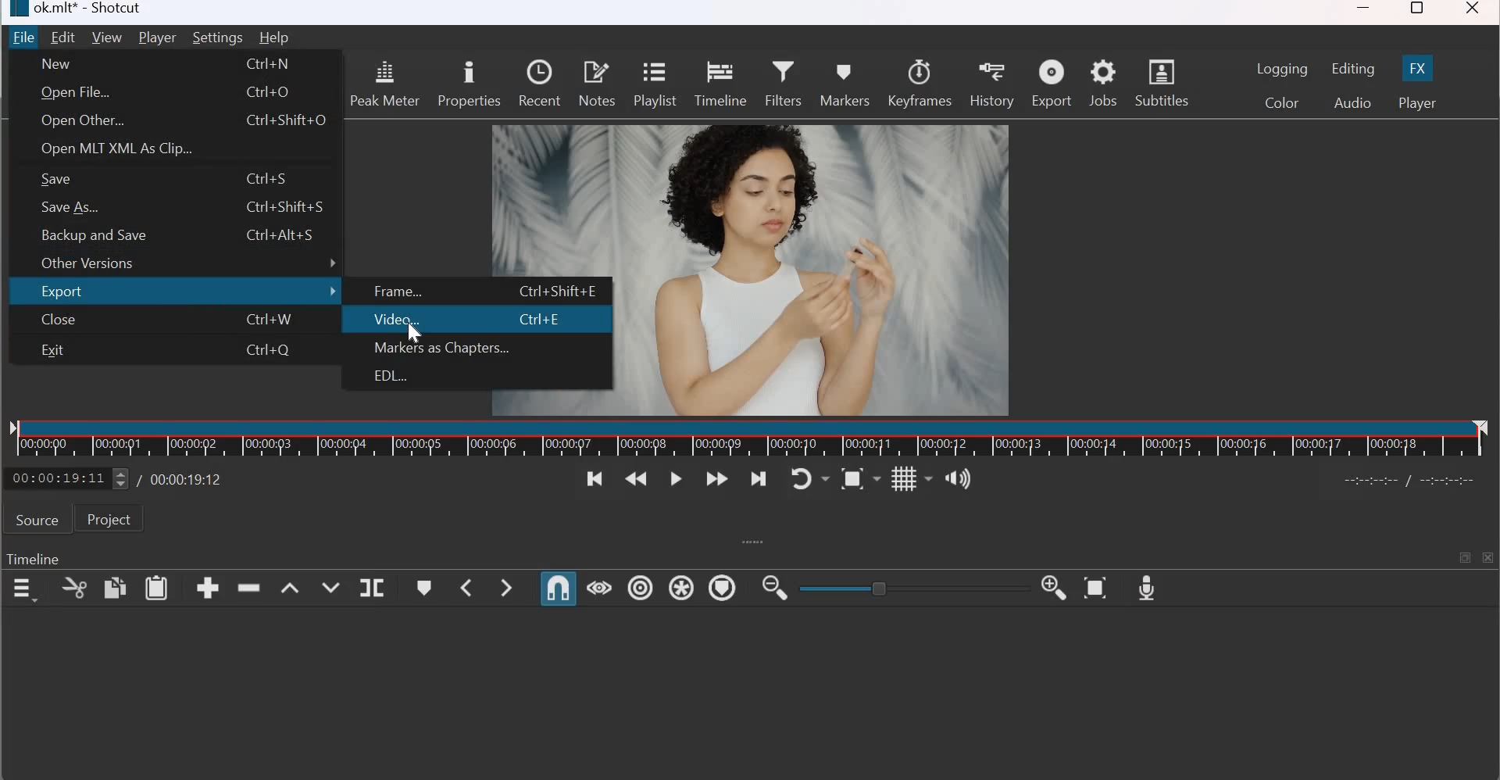  What do you see at coordinates (1416, 103) in the screenshot?
I see `Player` at bounding box center [1416, 103].